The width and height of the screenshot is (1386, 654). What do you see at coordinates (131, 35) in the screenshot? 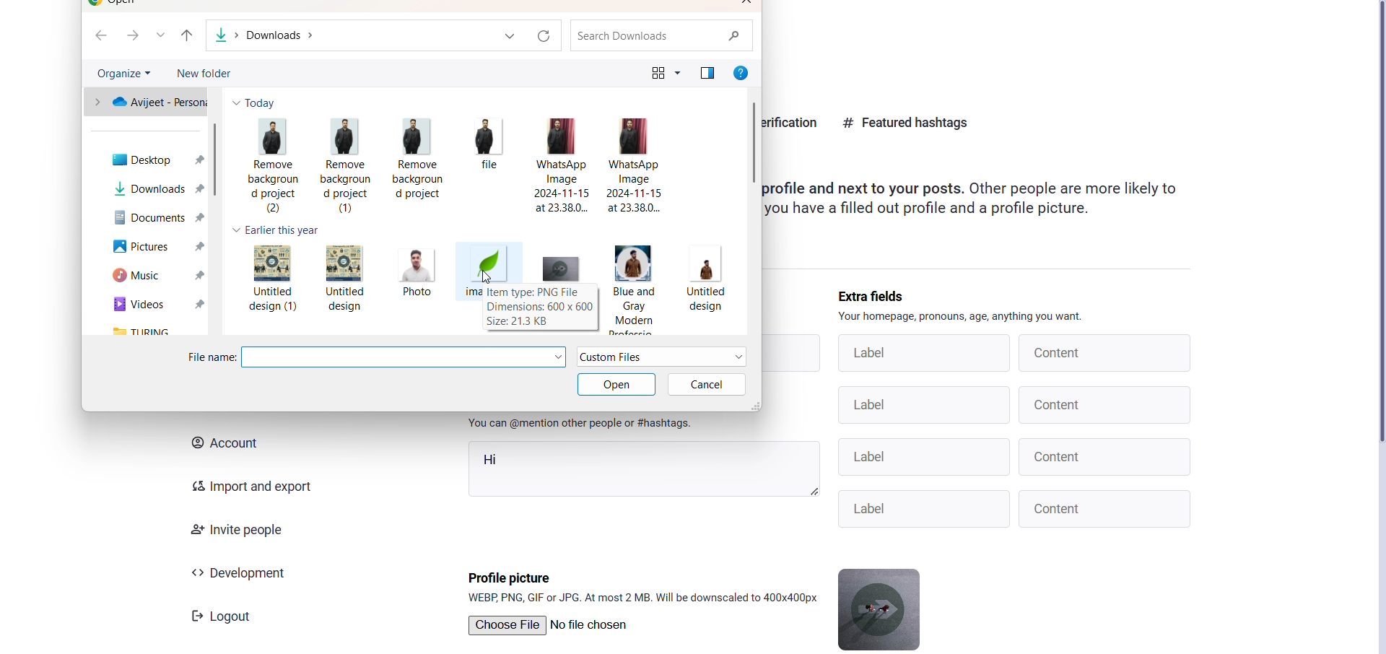
I see `next` at bounding box center [131, 35].